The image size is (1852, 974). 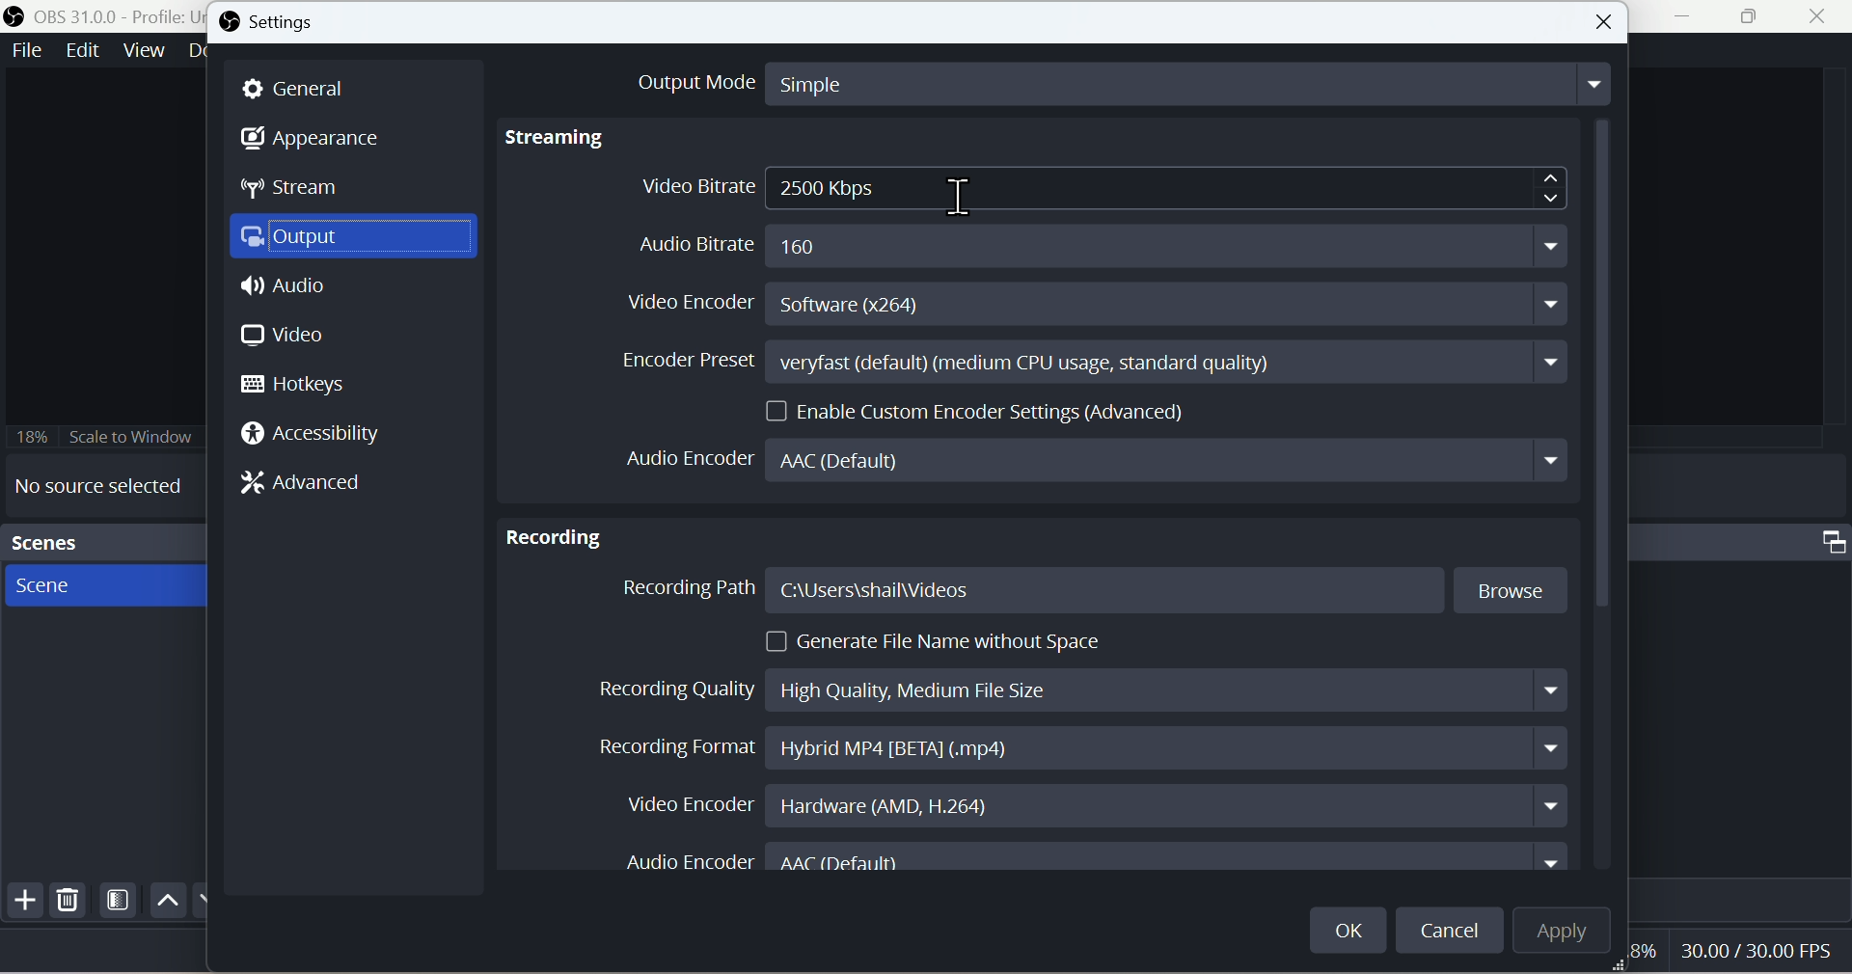 What do you see at coordinates (1349, 925) in the screenshot?
I see `OK` at bounding box center [1349, 925].